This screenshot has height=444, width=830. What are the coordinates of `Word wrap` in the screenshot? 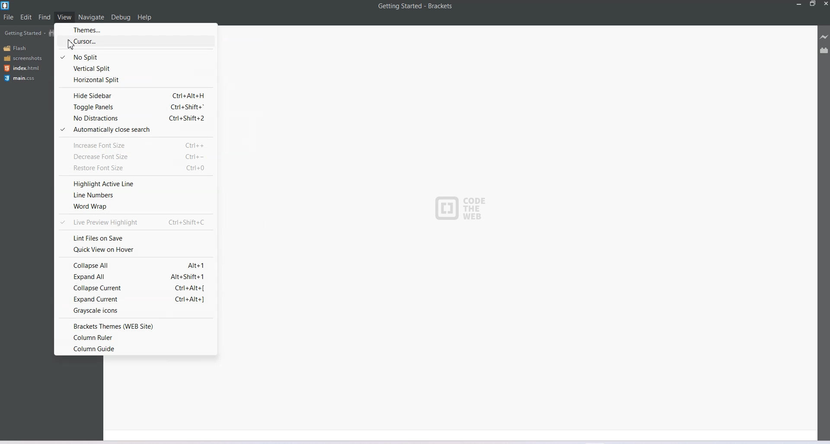 It's located at (134, 207).